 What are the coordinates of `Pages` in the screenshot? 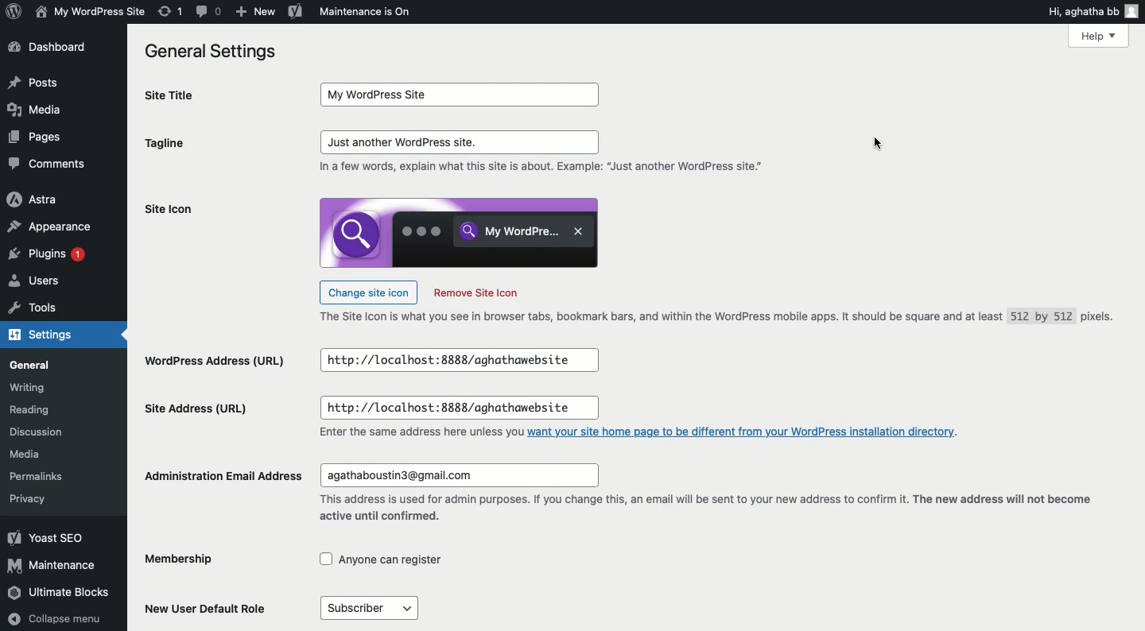 It's located at (39, 137).